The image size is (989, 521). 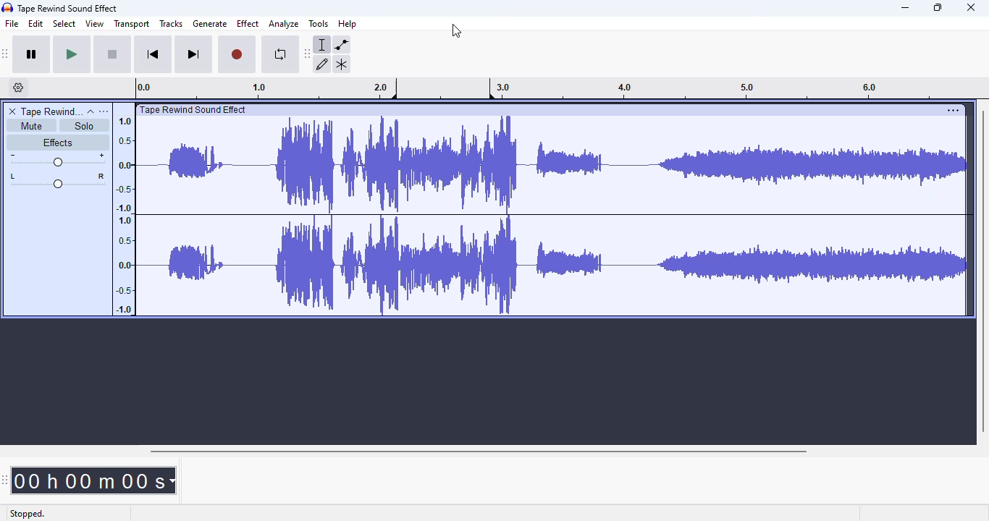 I want to click on transport, so click(x=131, y=25).